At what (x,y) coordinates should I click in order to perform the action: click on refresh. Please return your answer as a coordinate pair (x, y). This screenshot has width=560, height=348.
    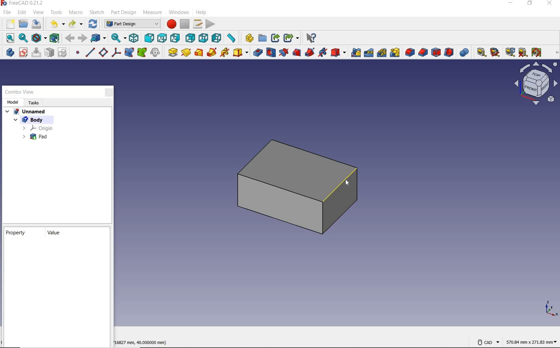
    Looking at the image, I should click on (94, 24).